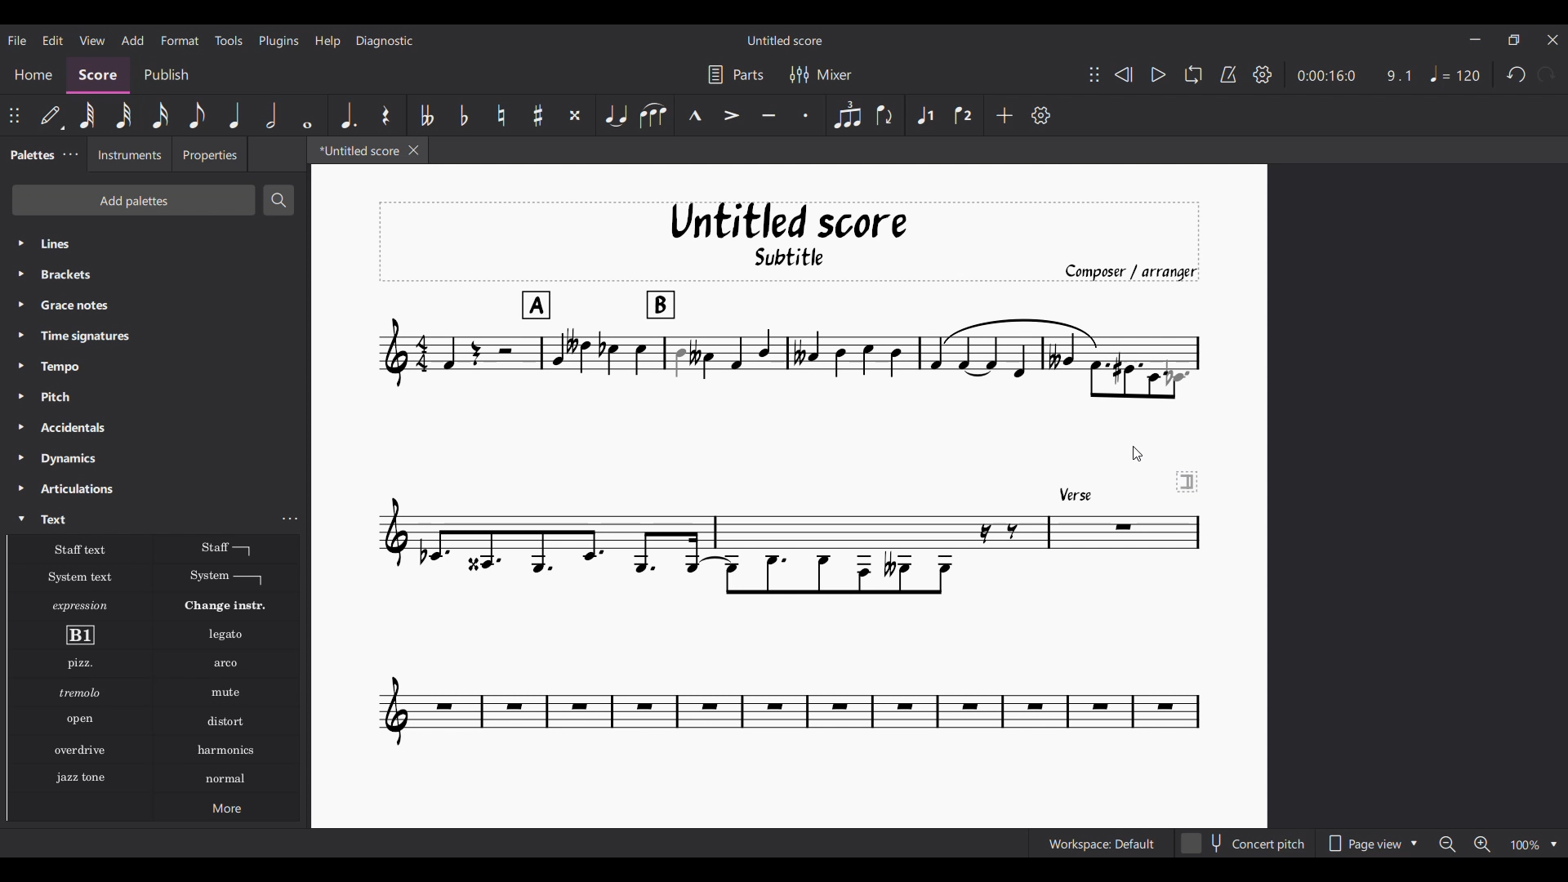  What do you see at coordinates (1041, 115) in the screenshot?
I see `Customize settings` at bounding box center [1041, 115].